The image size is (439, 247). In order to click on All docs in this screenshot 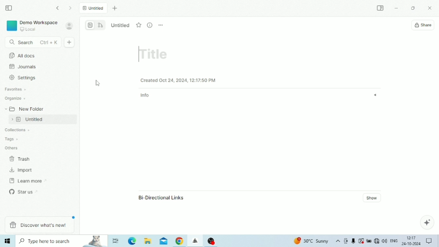, I will do `click(101, 54)`.